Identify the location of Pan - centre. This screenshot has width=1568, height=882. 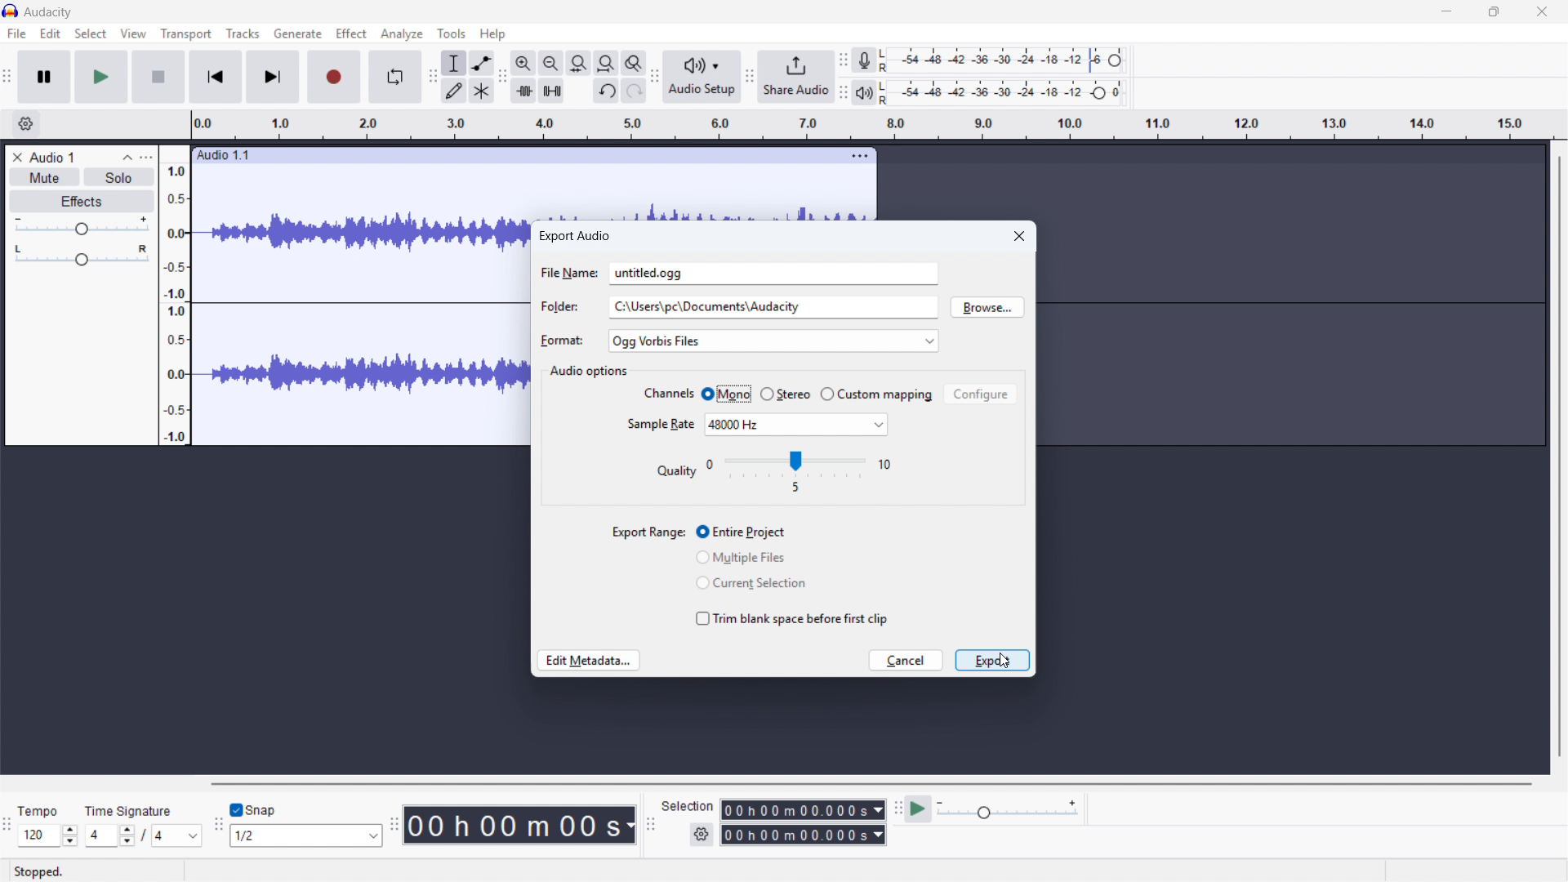
(82, 256).